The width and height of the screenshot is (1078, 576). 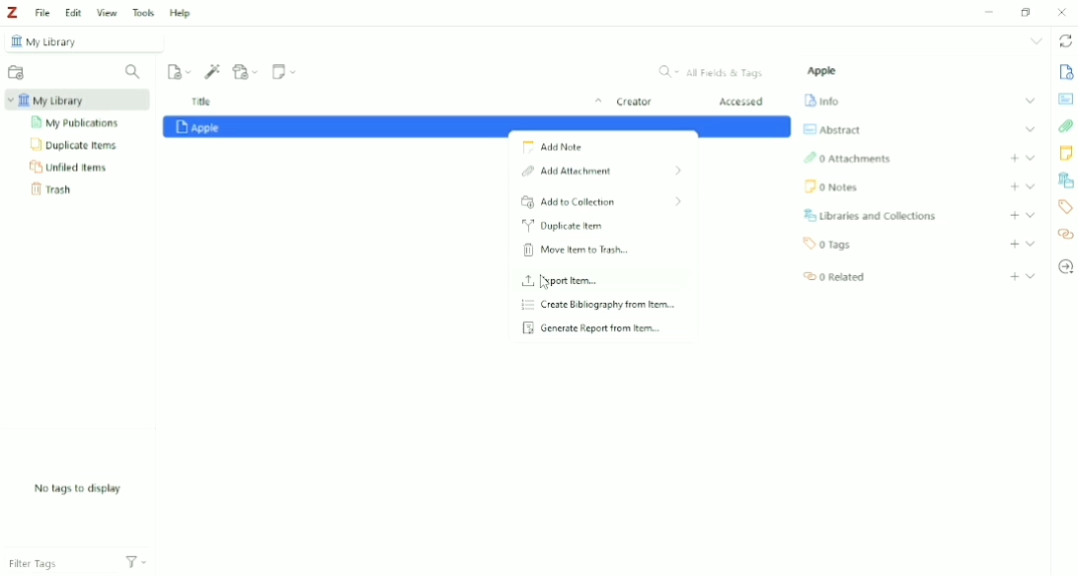 I want to click on Logo, so click(x=15, y=13).